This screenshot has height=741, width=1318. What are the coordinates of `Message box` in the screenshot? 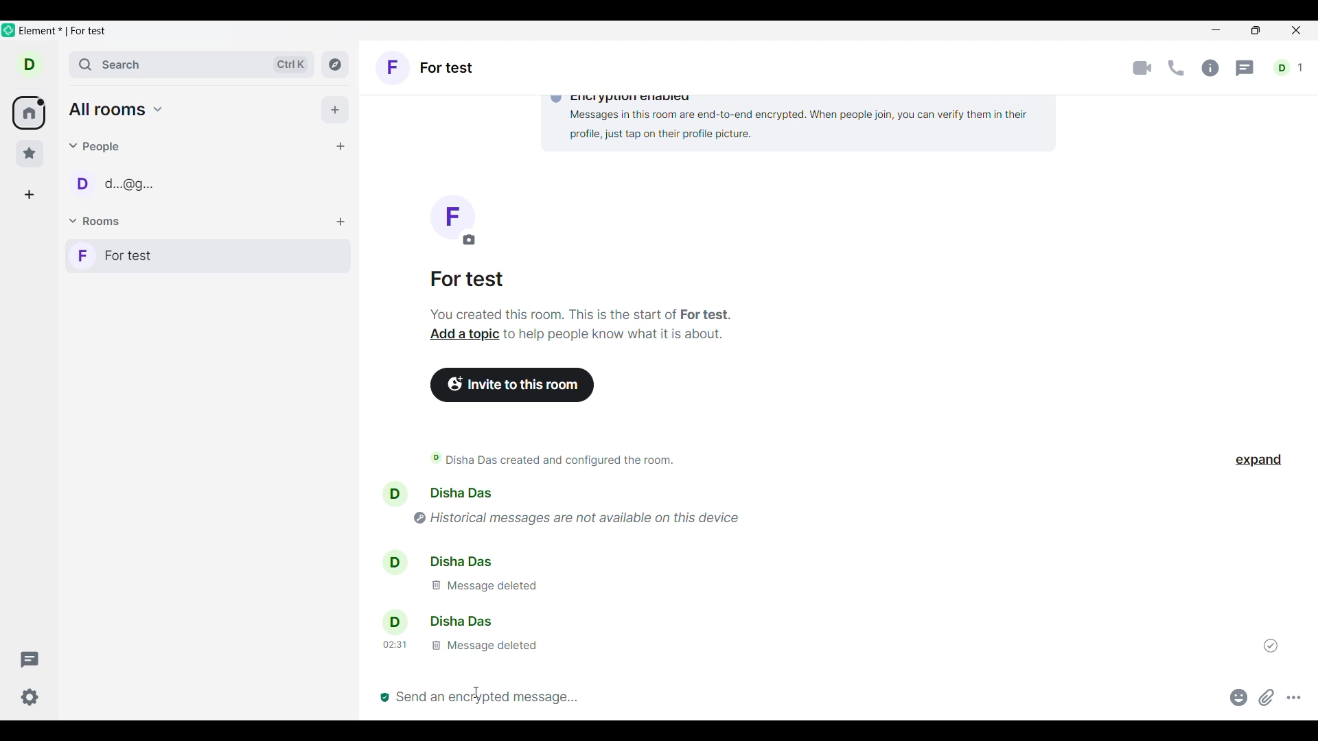 It's located at (811, 701).